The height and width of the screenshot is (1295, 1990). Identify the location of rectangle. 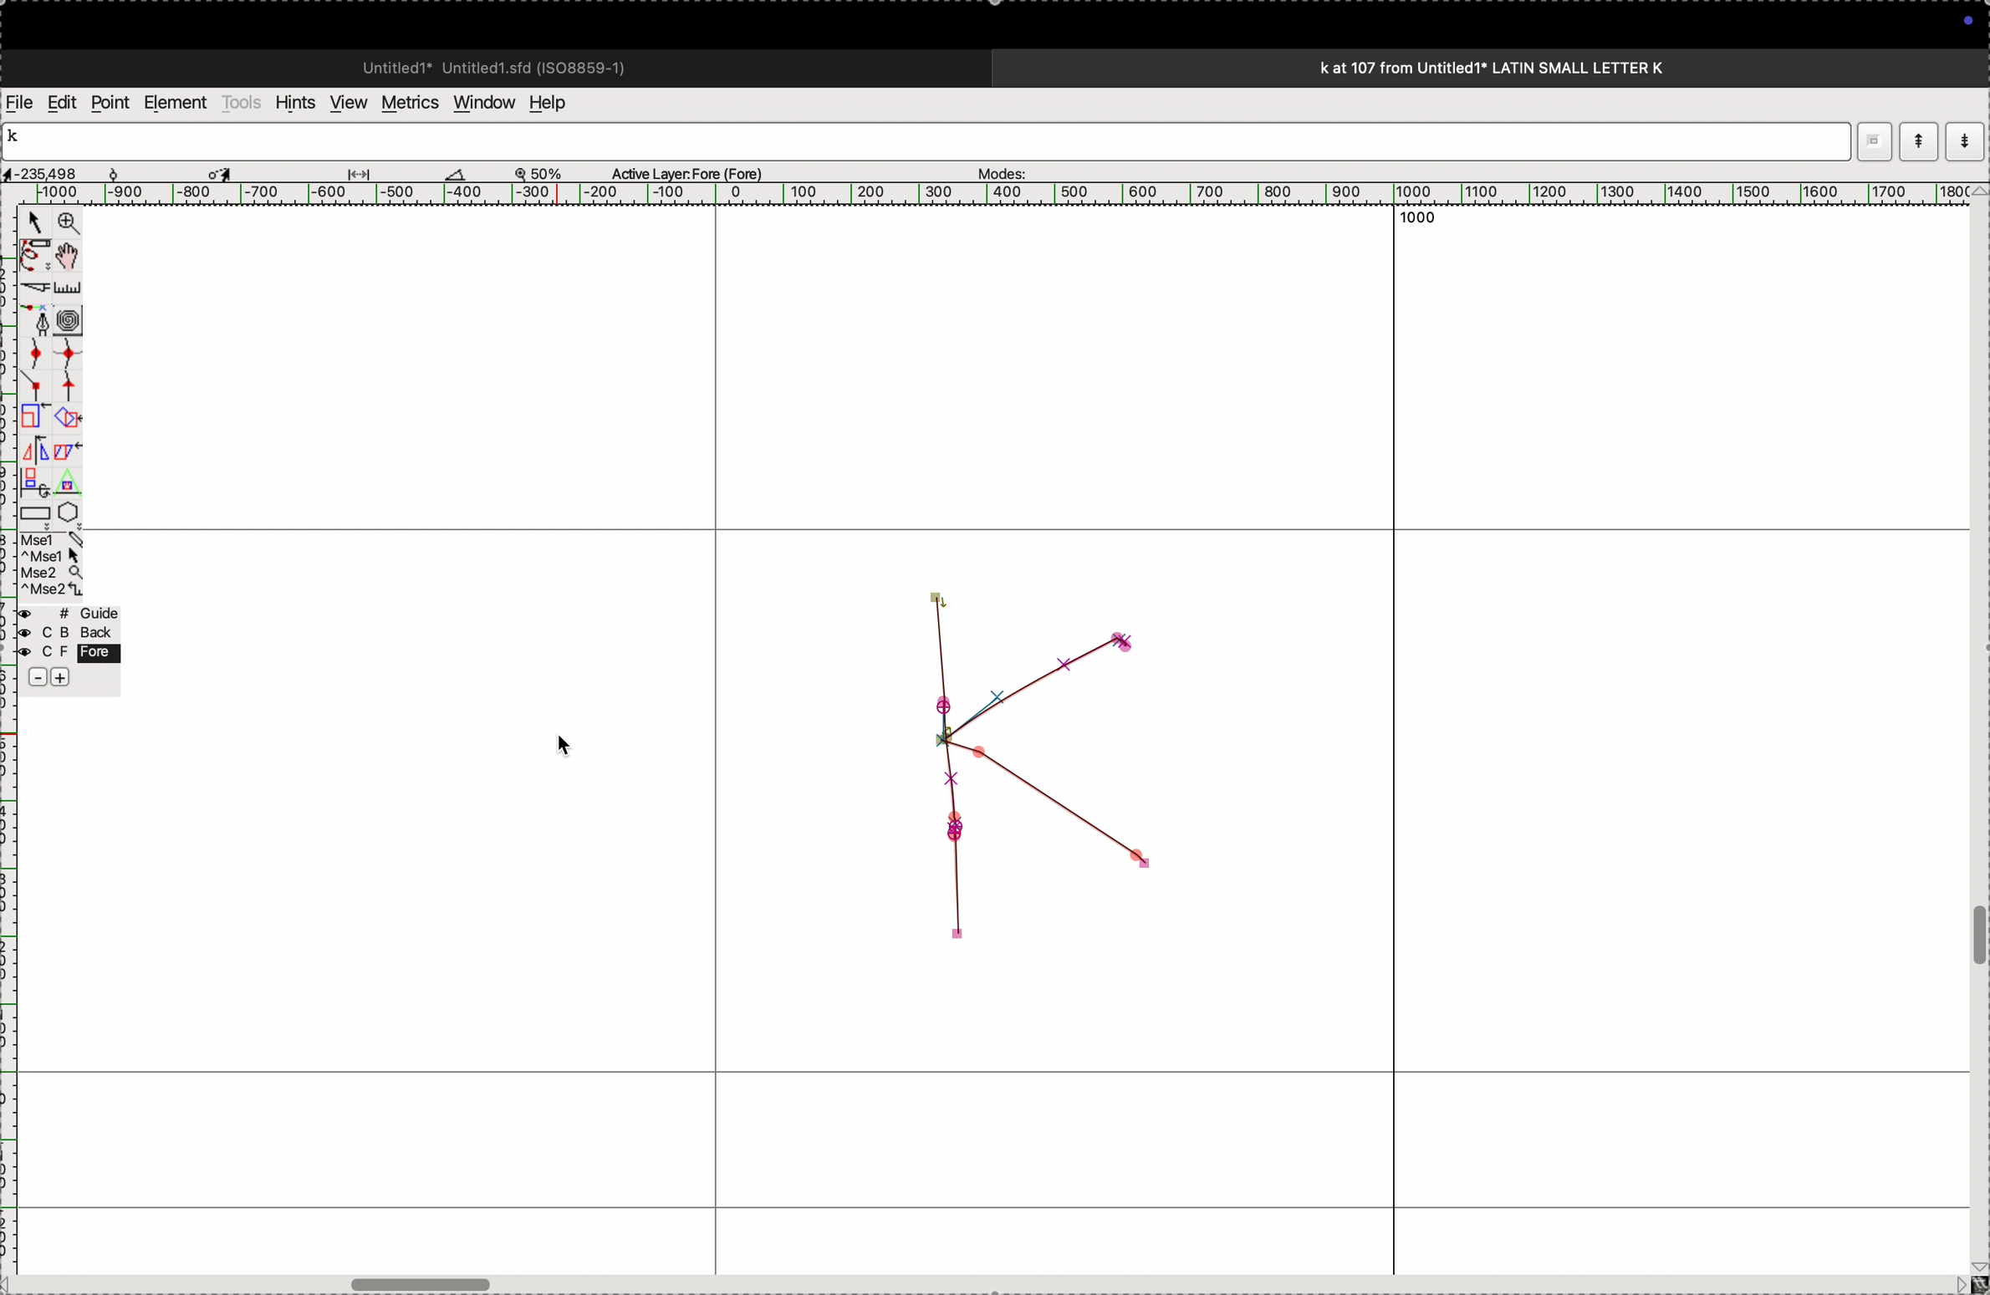
(30, 510).